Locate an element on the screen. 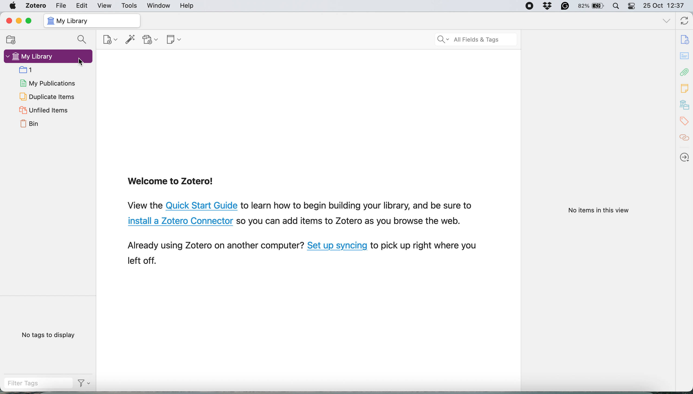 Image resolution: width=693 pixels, height=394 pixels. my publications is located at coordinates (47, 83).